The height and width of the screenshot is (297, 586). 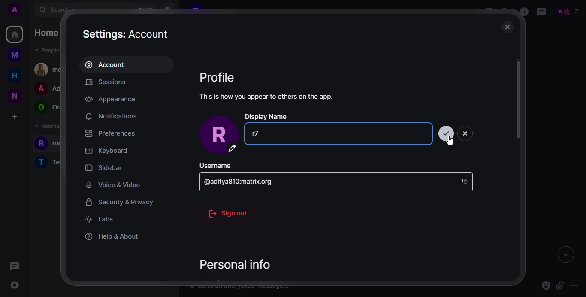 What do you see at coordinates (318, 183) in the screenshot?
I see `id space bar` at bounding box center [318, 183].